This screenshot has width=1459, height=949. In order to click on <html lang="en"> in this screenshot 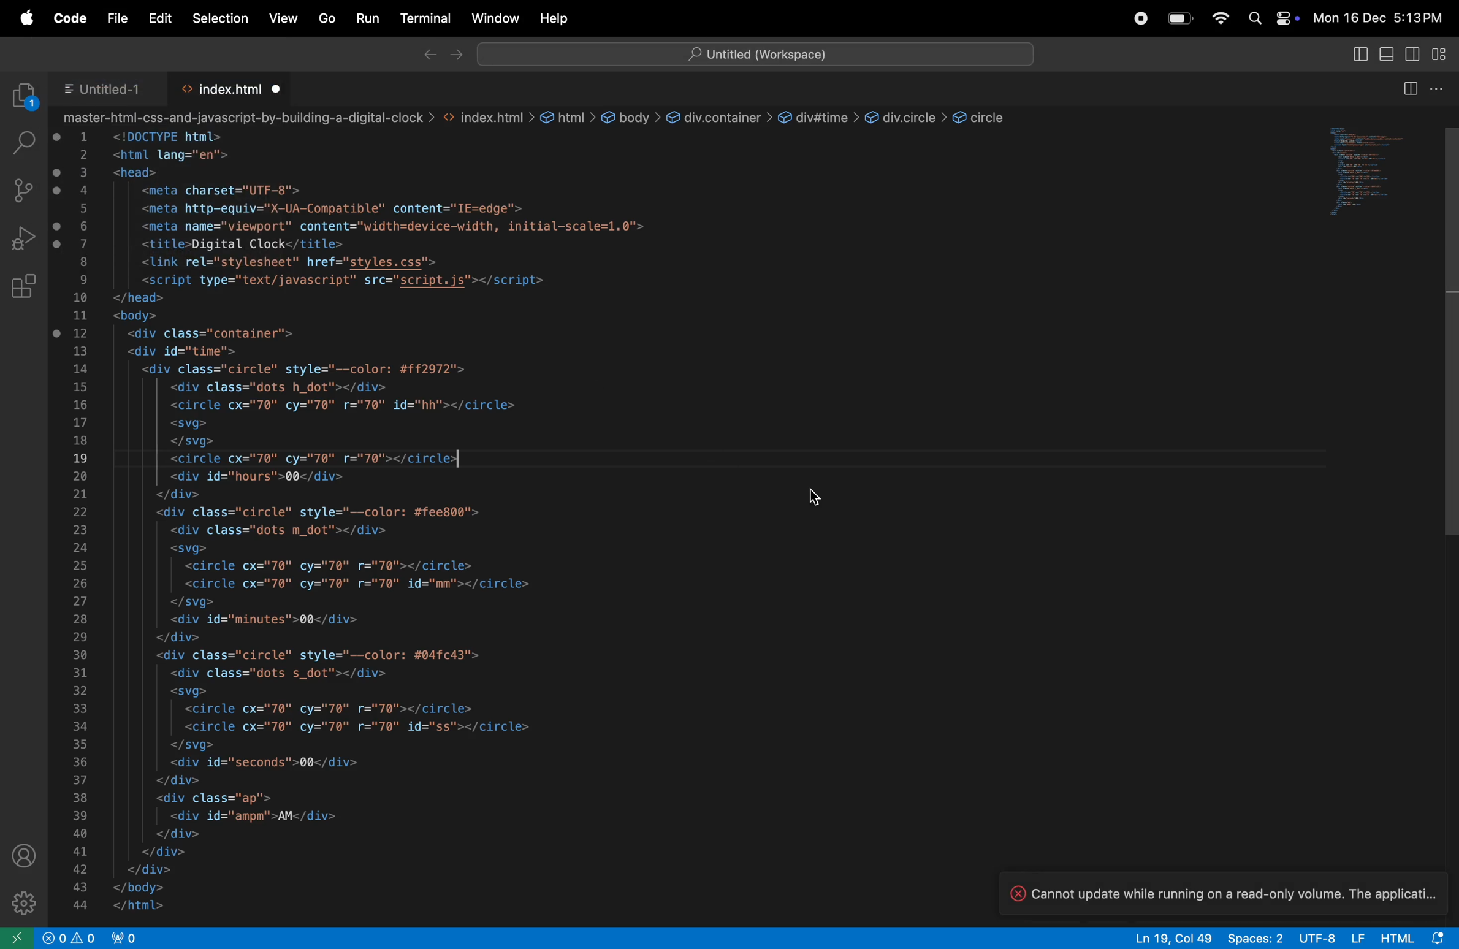, I will do `click(178, 156)`.